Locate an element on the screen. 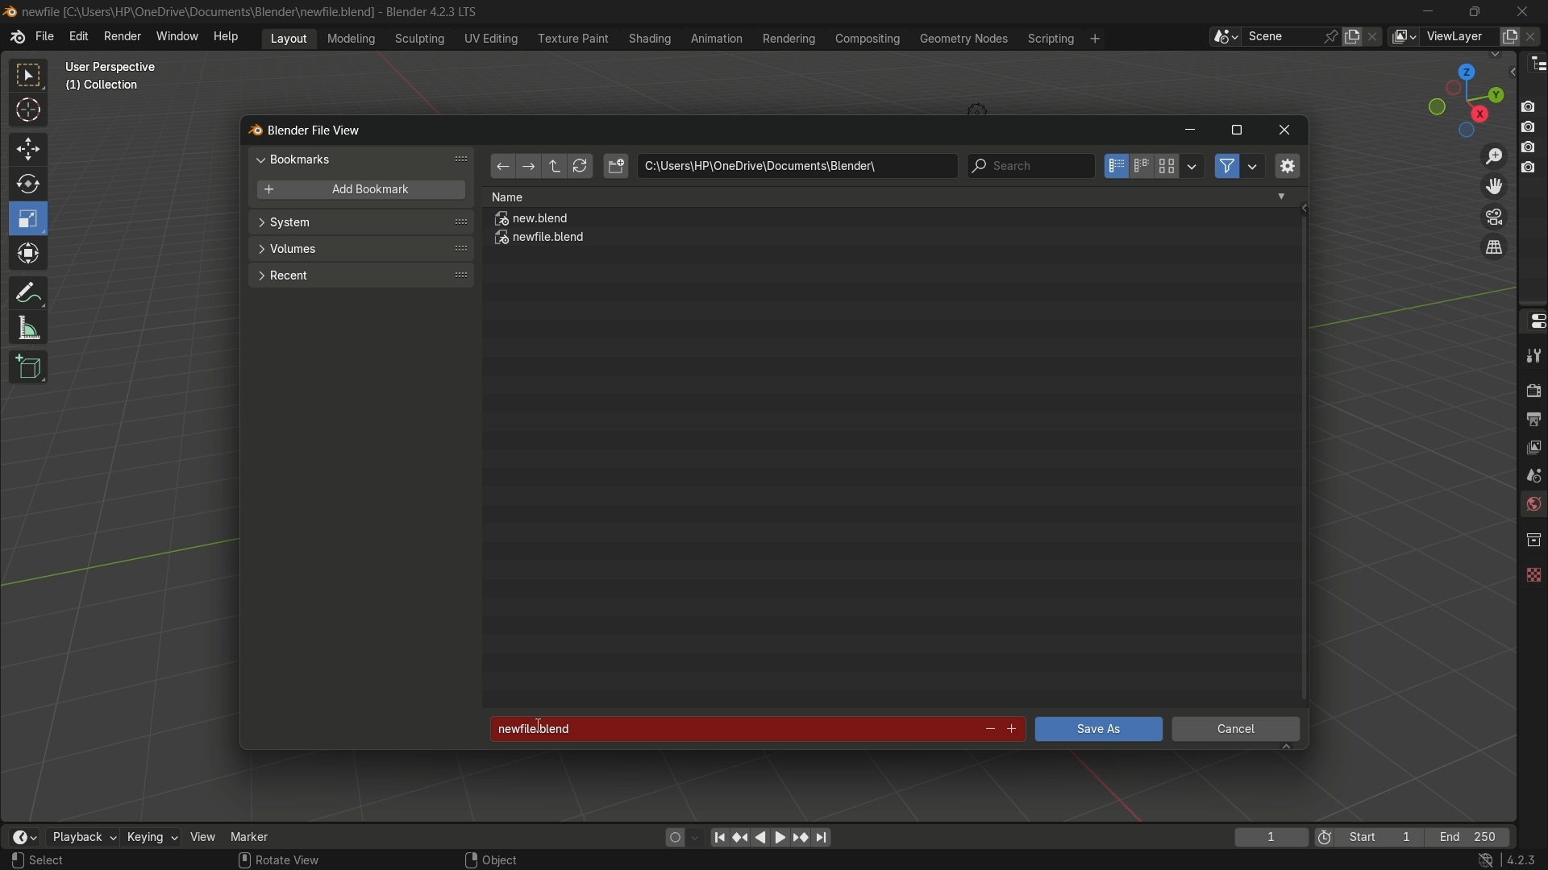 Image resolution: width=1548 pixels, height=870 pixels. transform is located at coordinates (30, 255).